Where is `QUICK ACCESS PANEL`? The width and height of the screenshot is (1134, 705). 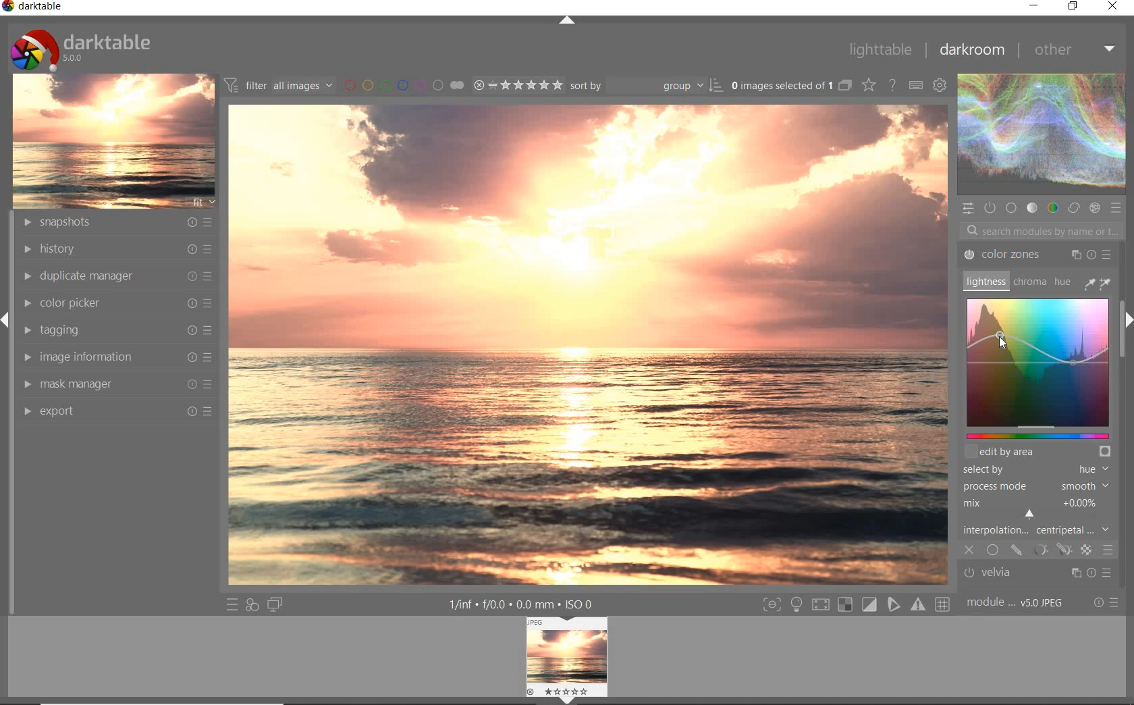
QUICK ACCESS PANEL is located at coordinates (969, 207).